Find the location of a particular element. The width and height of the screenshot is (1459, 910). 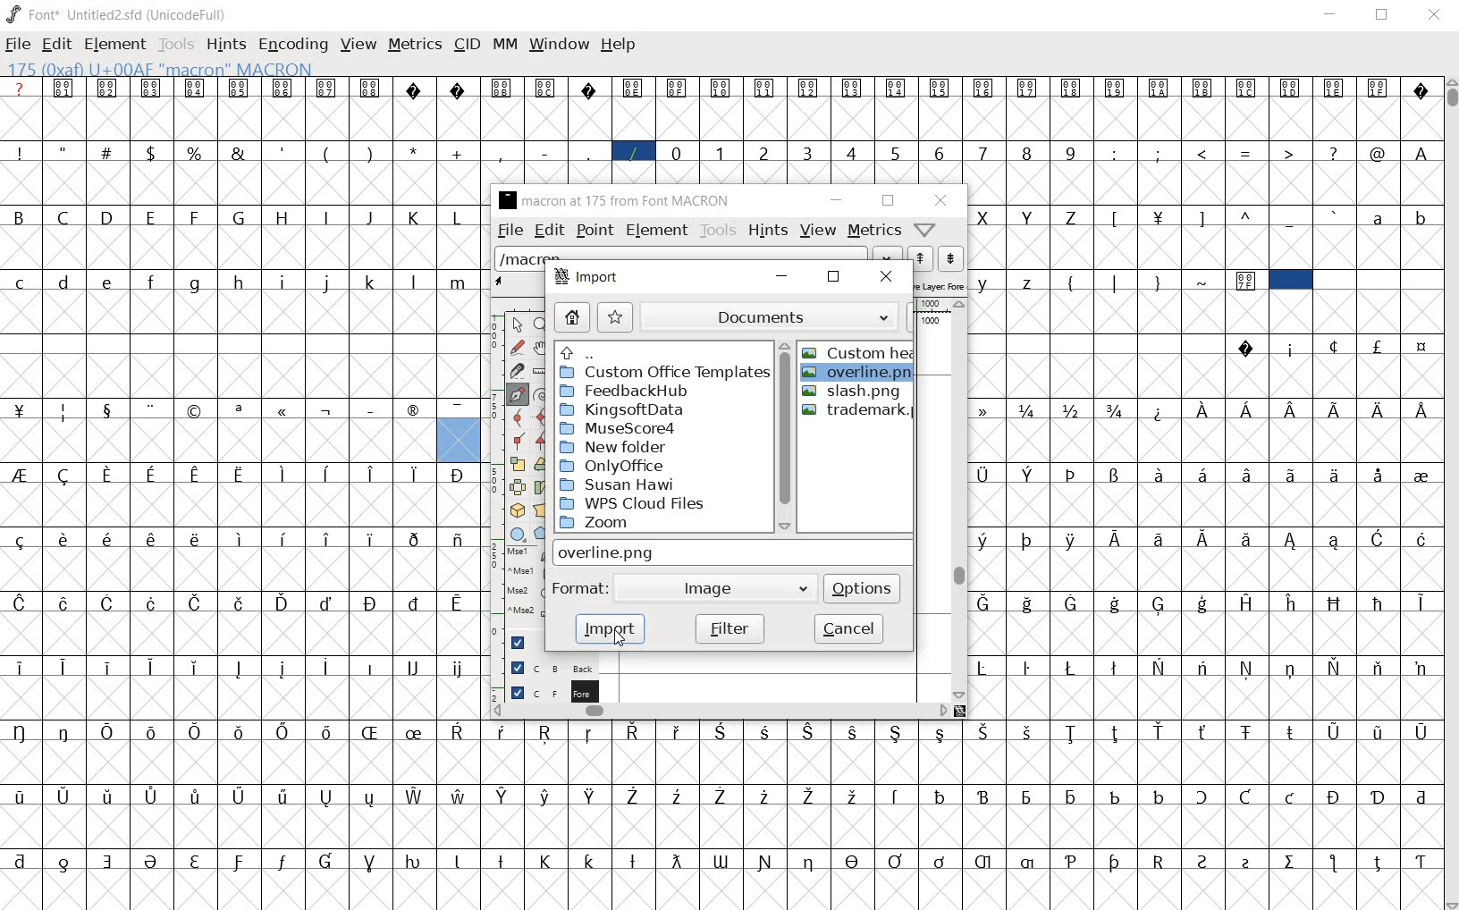

Symbol is located at coordinates (240, 860).